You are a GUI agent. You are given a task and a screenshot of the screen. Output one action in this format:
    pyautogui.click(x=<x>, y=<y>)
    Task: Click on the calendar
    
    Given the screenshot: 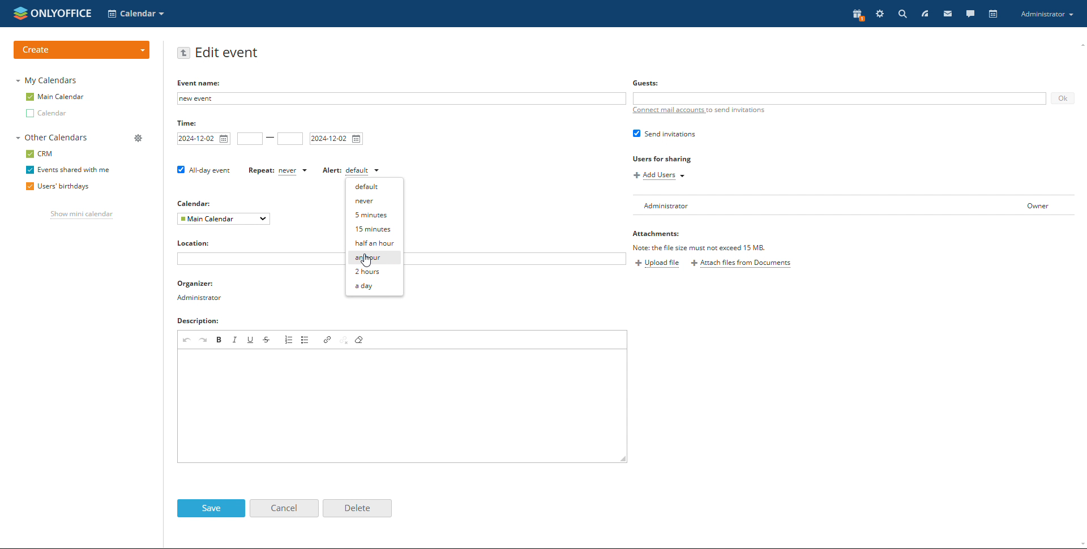 What is the action you would take?
    pyautogui.click(x=994, y=14)
    